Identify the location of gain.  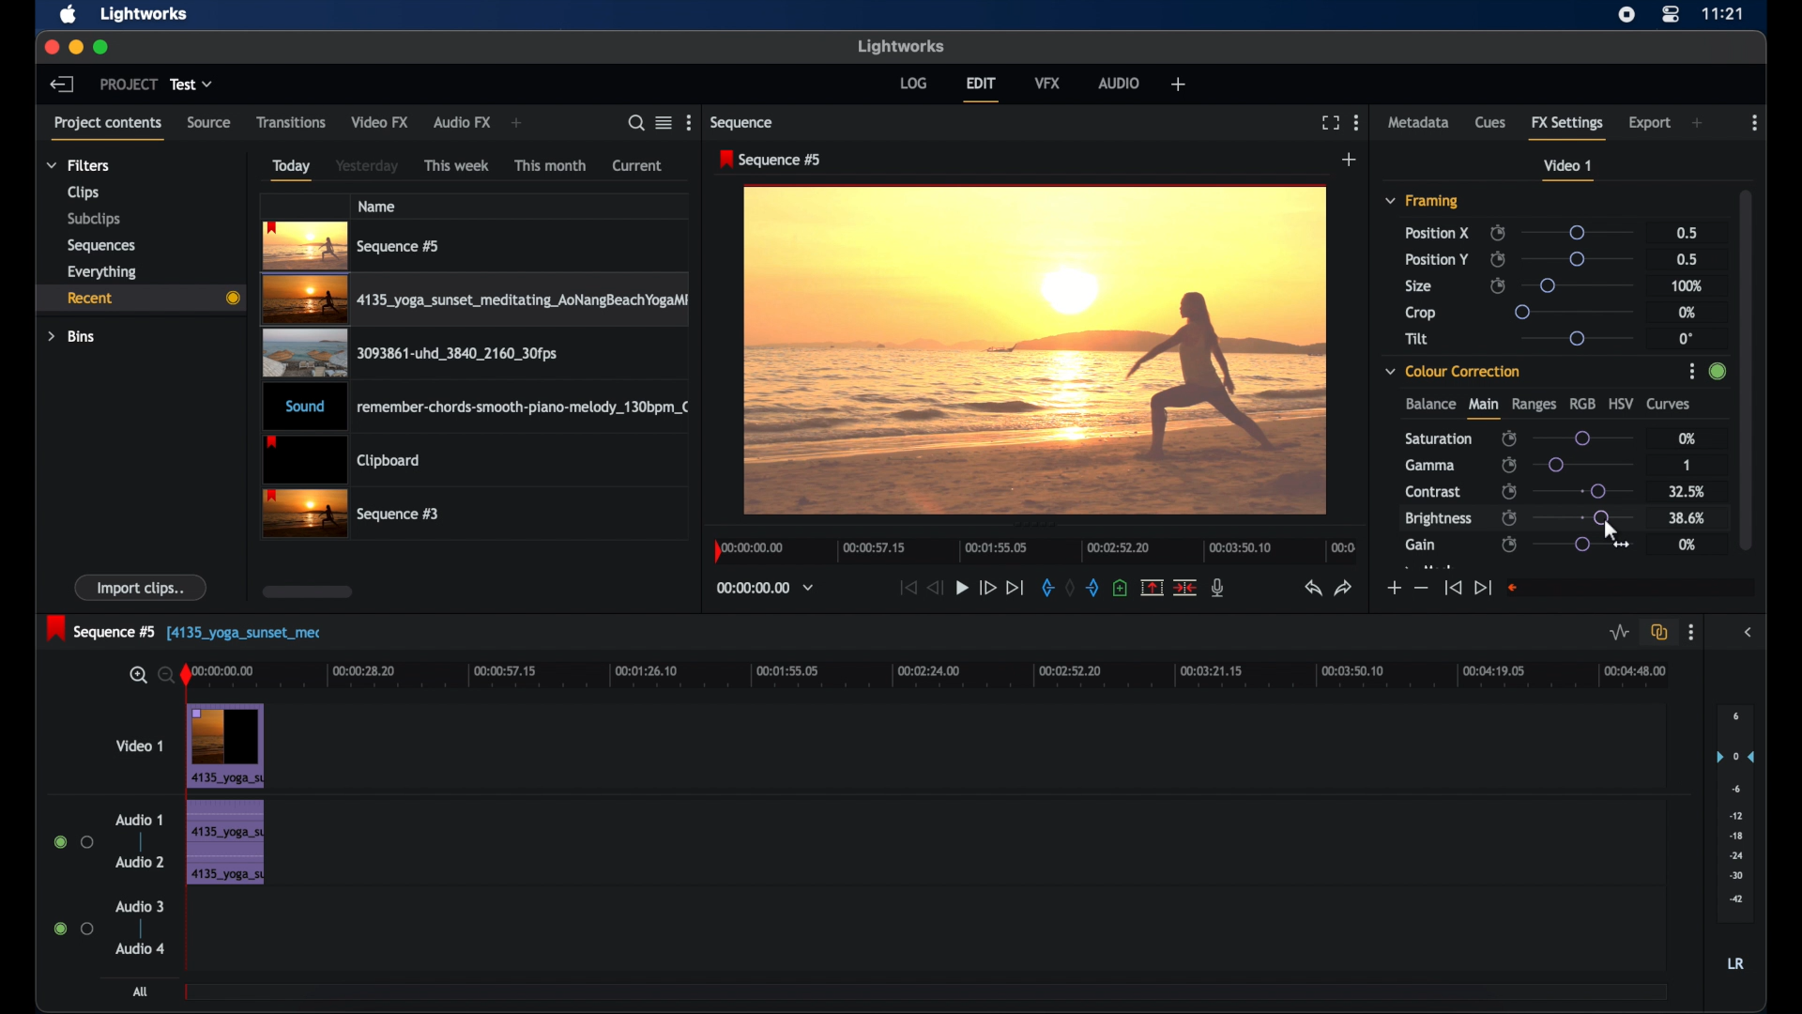
(1420, 545).